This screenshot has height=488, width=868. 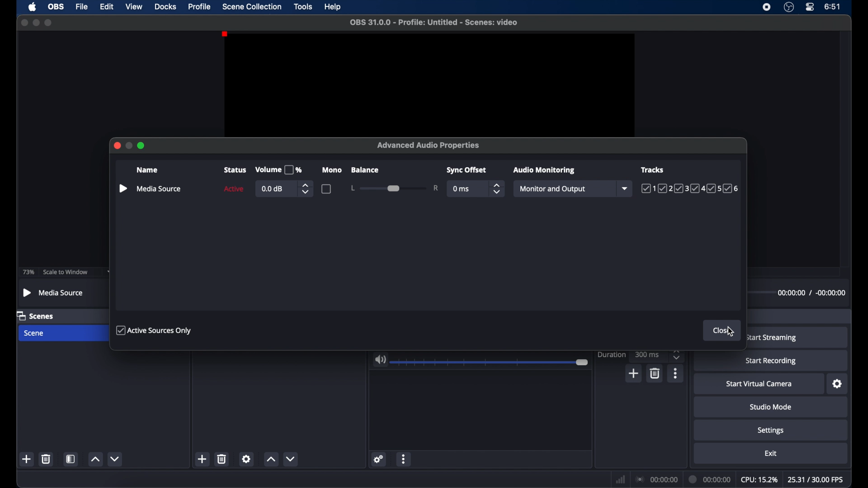 I want to click on studio mode, so click(x=770, y=407).